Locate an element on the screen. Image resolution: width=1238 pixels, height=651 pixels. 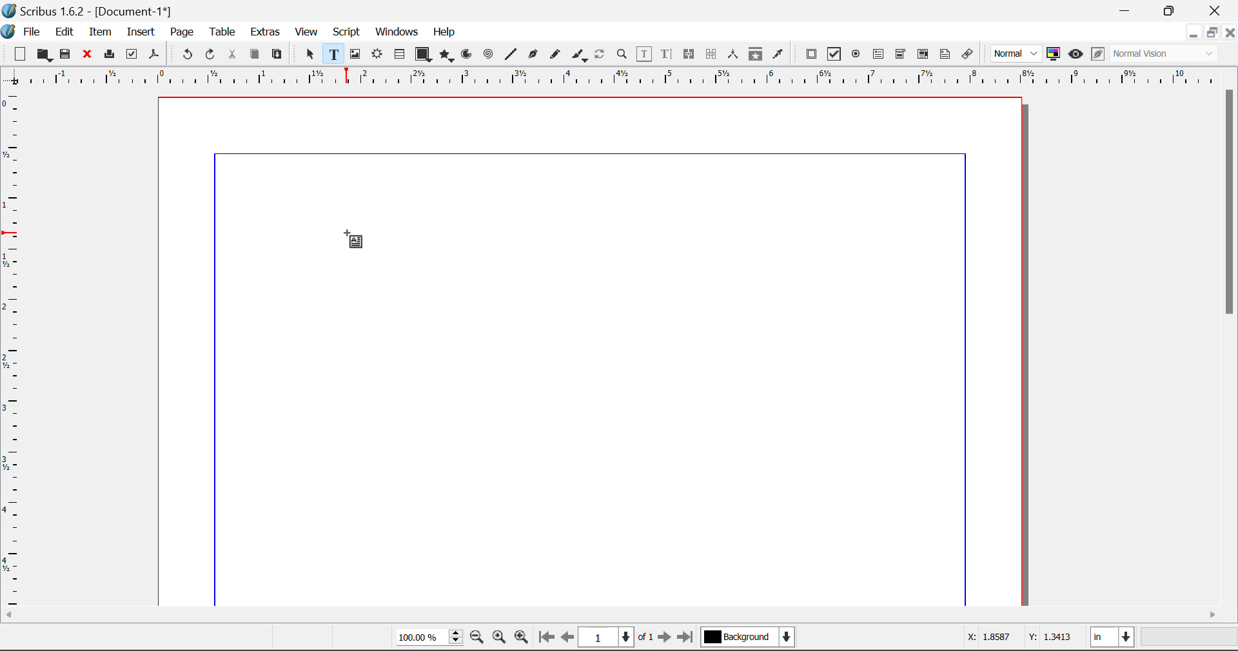
Pdf Text Field is located at coordinates (879, 53).